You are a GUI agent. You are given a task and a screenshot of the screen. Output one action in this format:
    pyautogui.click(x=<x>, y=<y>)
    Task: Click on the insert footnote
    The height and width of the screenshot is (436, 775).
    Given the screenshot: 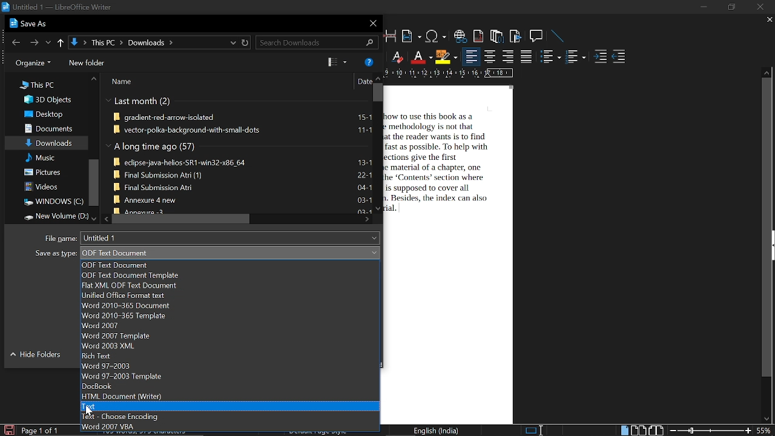 What is the action you would take?
    pyautogui.click(x=479, y=36)
    